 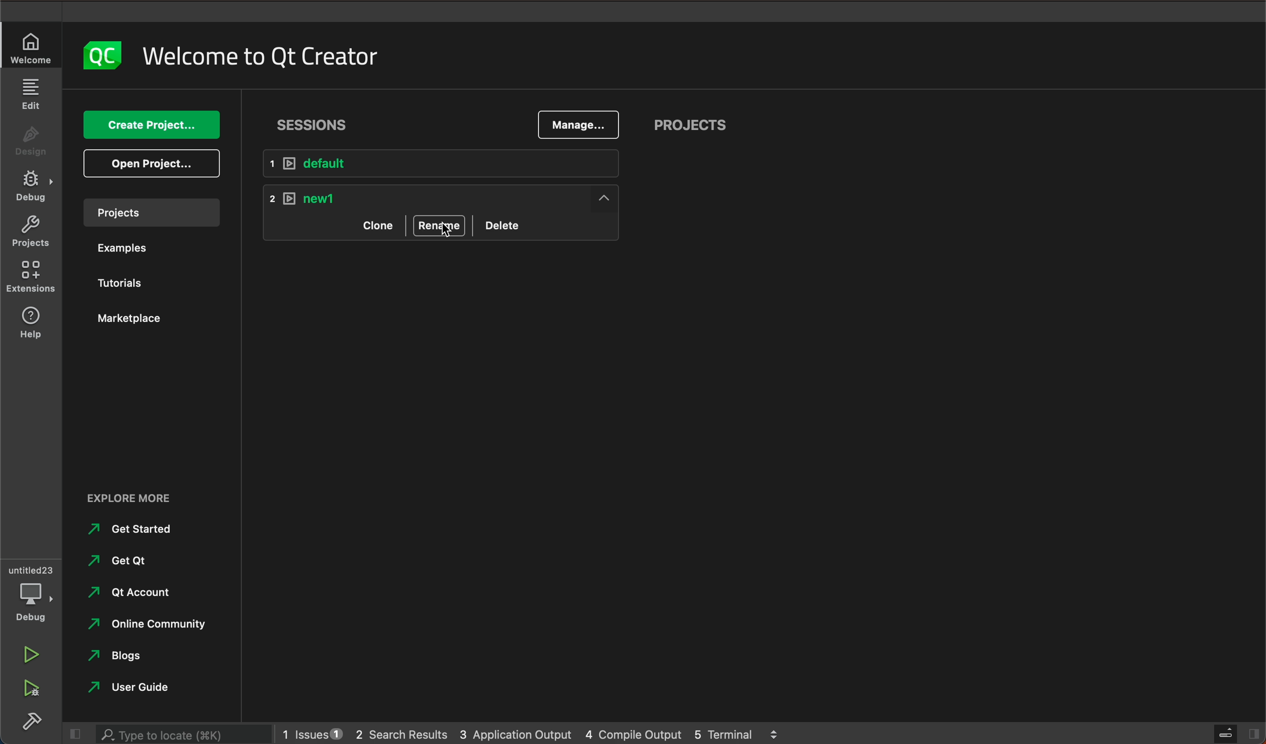 I want to click on MANAGE, so click(x=577, y=126).